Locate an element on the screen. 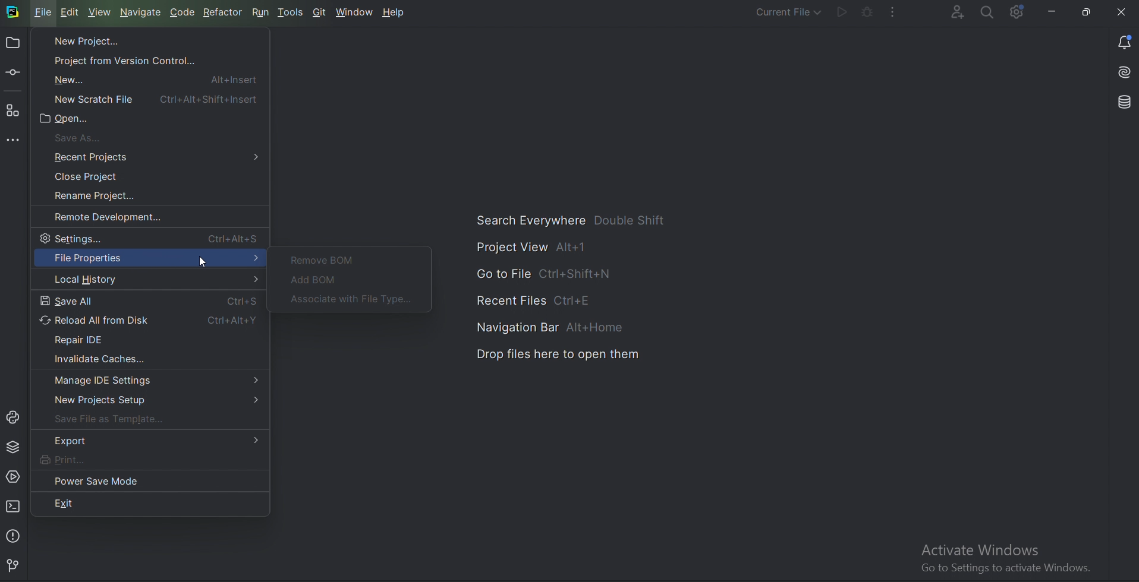 The height and width of the screenshot is (582, 1139). More tool windows is located at coordinates (16, 141).